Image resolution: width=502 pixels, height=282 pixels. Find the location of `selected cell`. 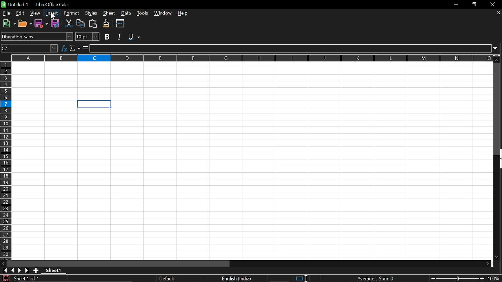

selected cell is located at coordinates (95, 104).